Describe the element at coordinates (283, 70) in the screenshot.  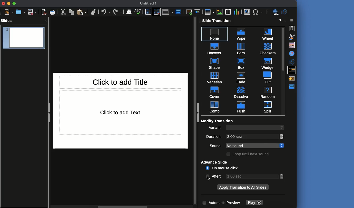
I see `Scroll` at that location.